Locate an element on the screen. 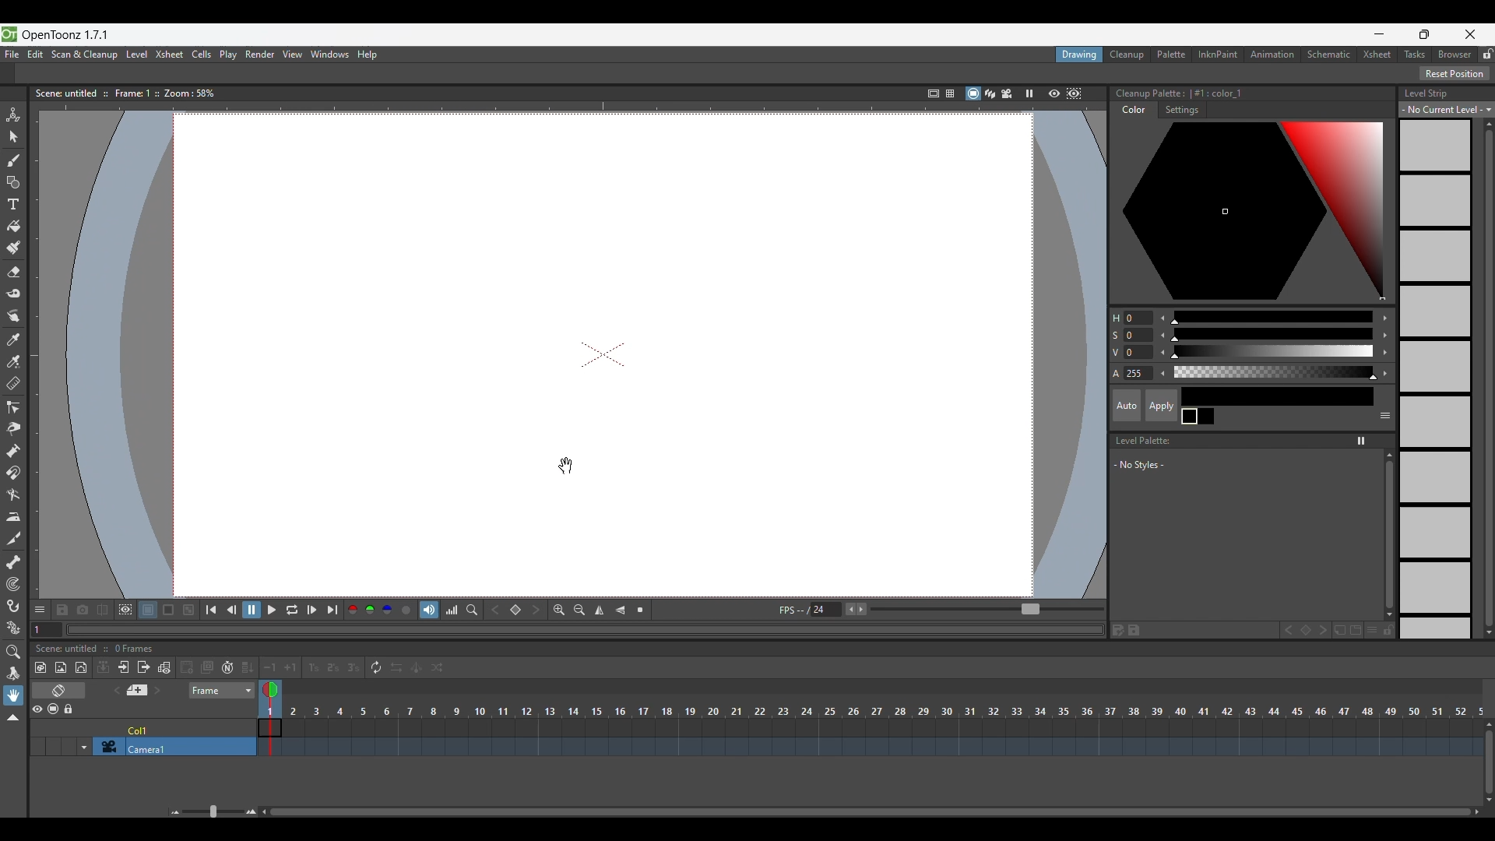  Zoom tool is located at coordinates (13, 652).